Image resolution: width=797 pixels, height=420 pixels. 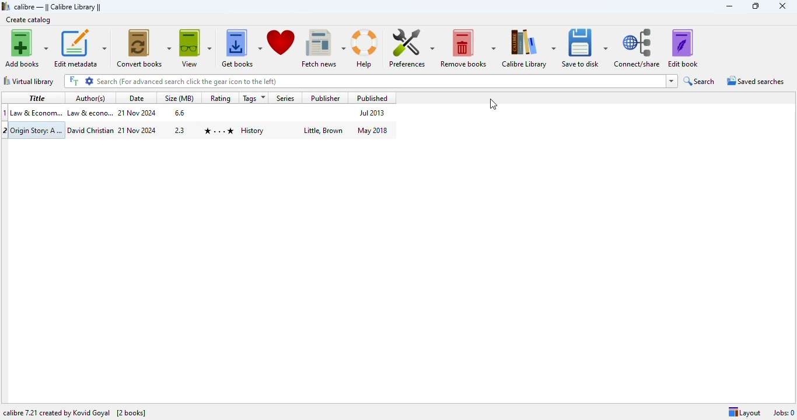 What do you see at coordinates (27, 49) in the screenshot?
I see `add books` at bounding box center [27, 49].